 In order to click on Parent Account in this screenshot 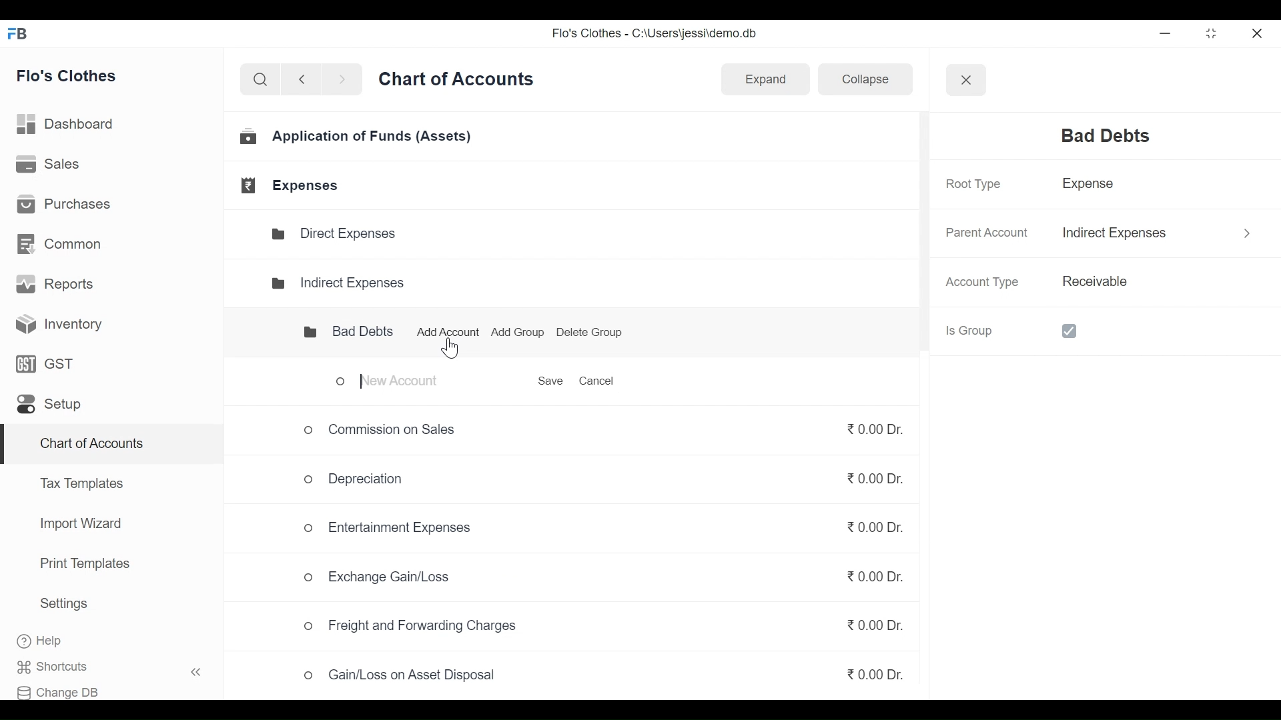, I will do `click(985, 233)`.